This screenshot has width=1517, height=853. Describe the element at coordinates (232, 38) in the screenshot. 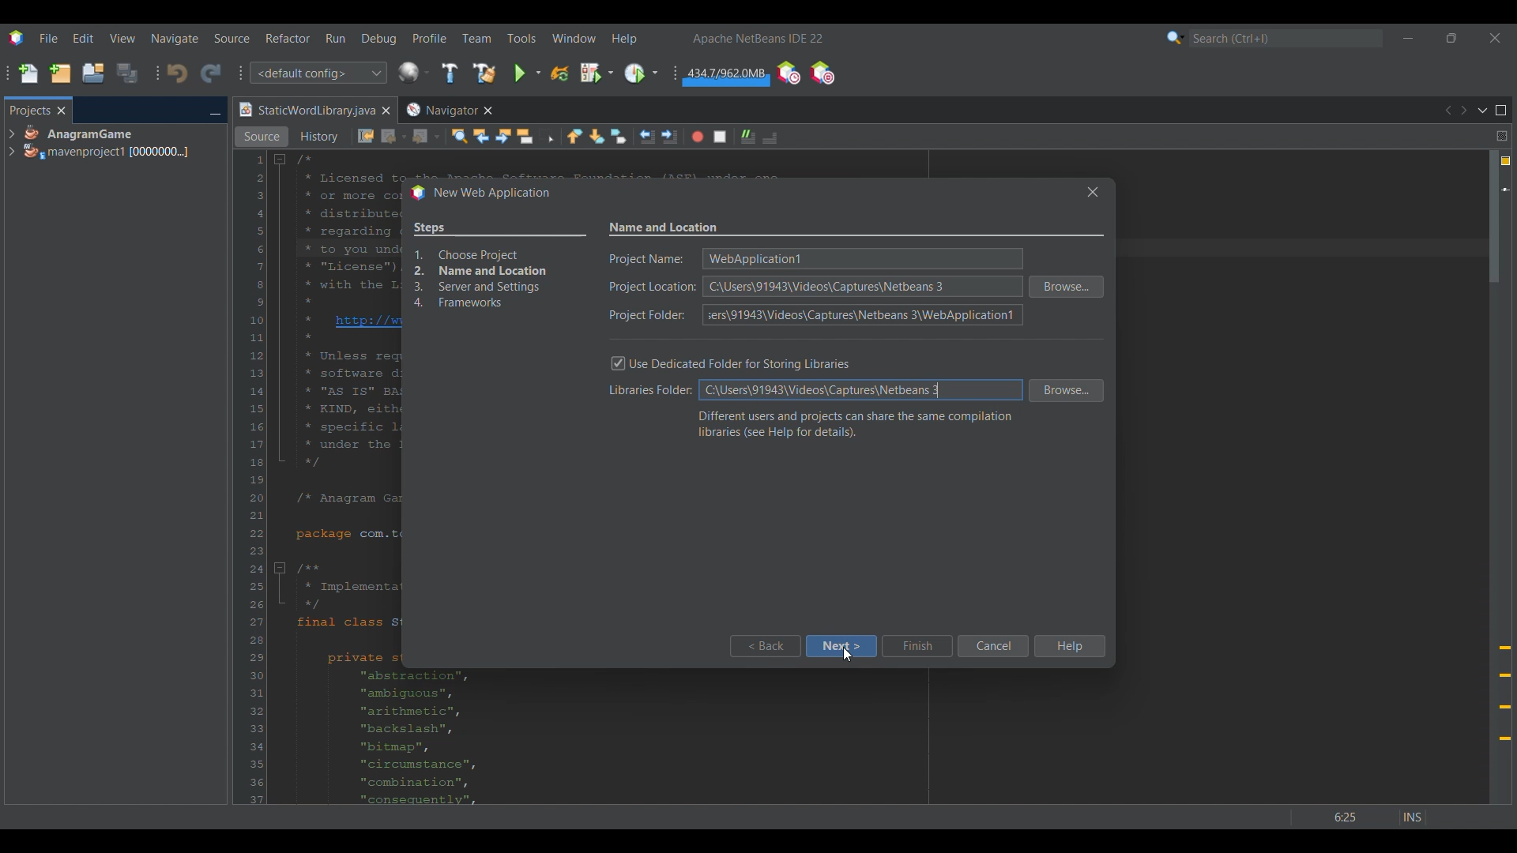

I see `Source menu` at that location.